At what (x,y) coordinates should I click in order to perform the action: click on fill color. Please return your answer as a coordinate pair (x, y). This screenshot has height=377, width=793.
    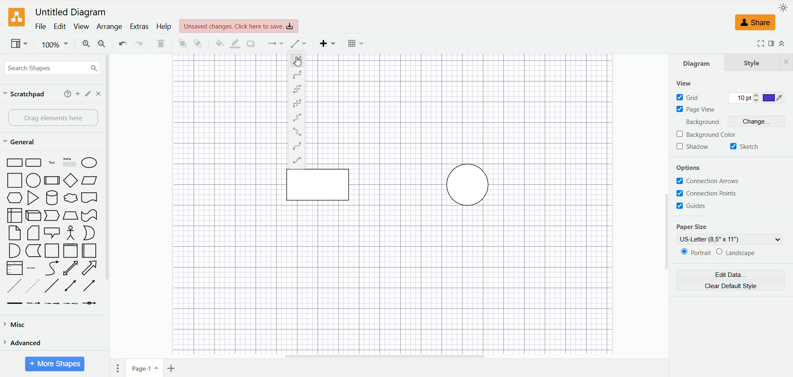
    Looking at the image, I should click on (218, 43).